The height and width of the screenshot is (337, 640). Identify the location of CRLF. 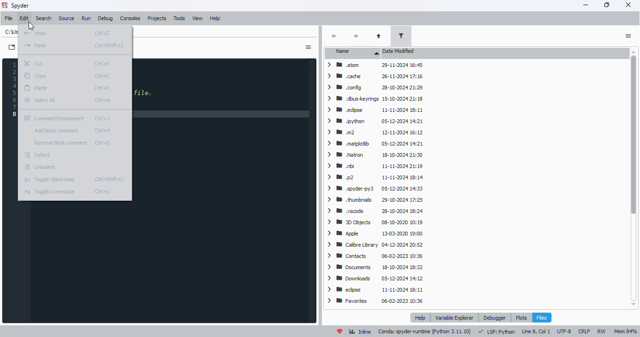
(585, 331).